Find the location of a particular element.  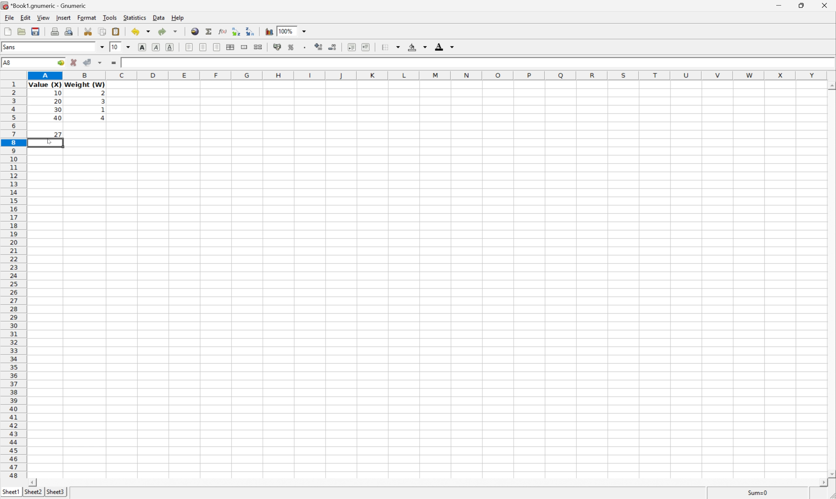

Increase indent, and align the contents to the left is located at coordinates (368, 46).